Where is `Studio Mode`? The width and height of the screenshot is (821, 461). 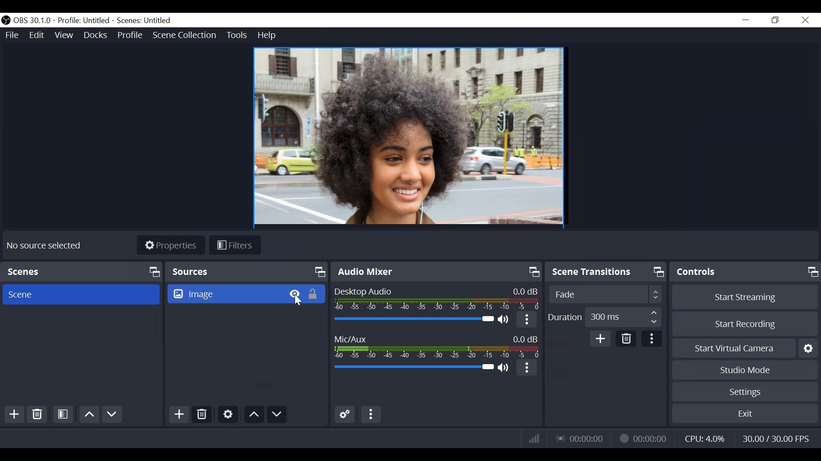 Studio Mode is located at coordinates (744, 369).